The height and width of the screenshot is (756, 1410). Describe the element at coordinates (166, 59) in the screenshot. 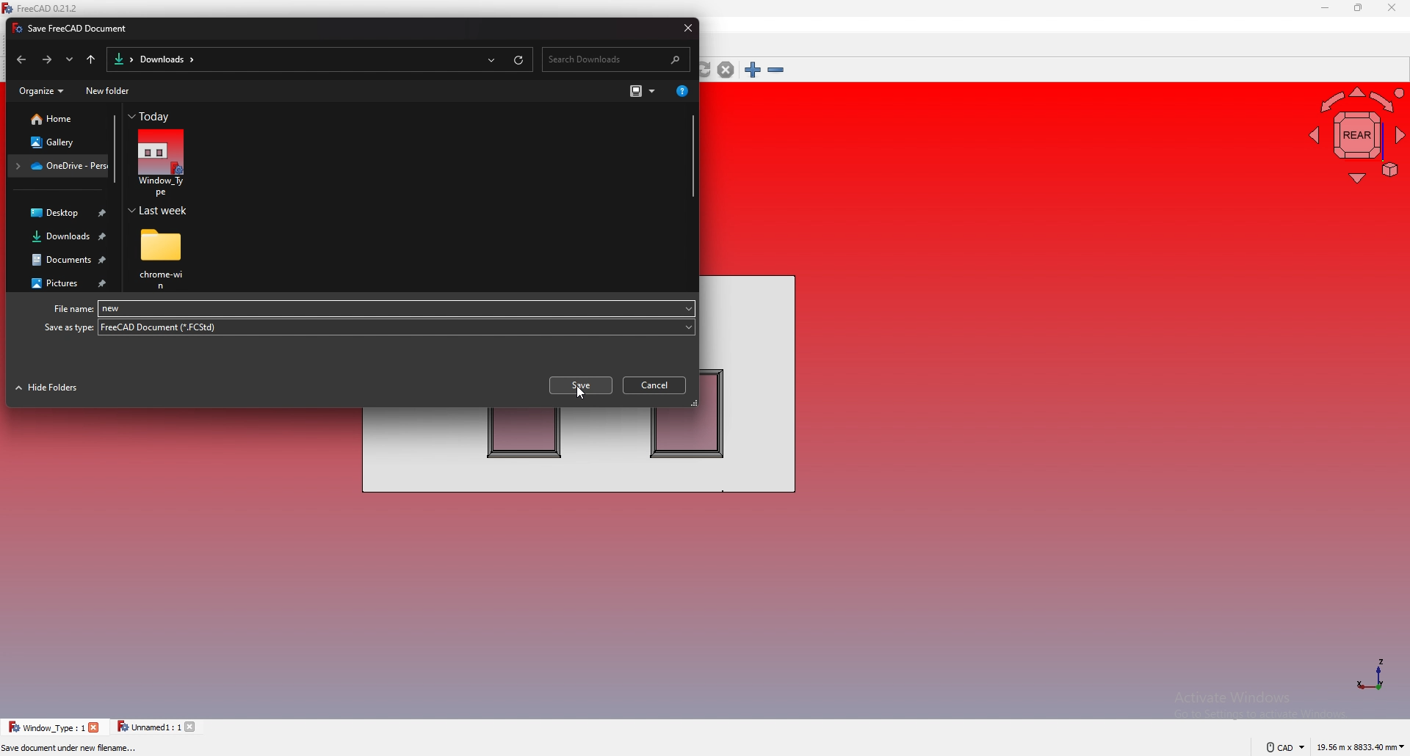

I see `Downloads` at that location.